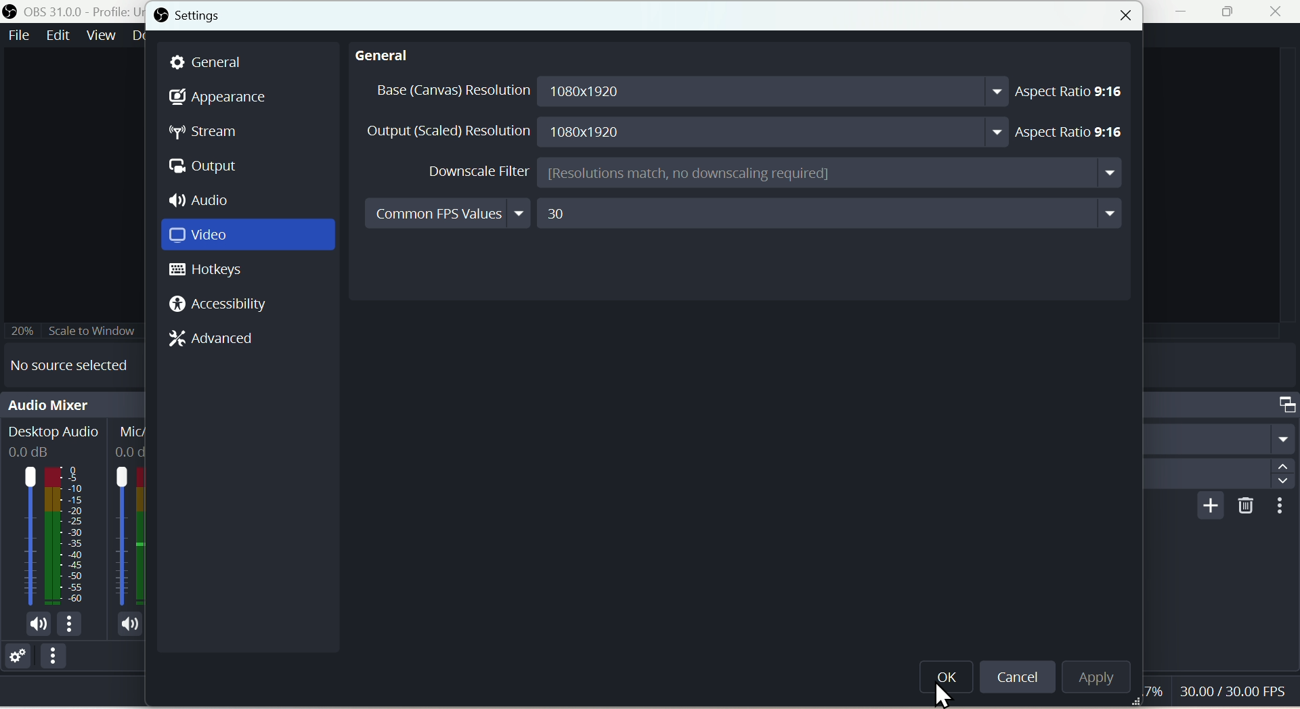  What do you see at coordinates (686, 92) in the screenshot?
I see `Base resolution` at bounding box center [686, 92].